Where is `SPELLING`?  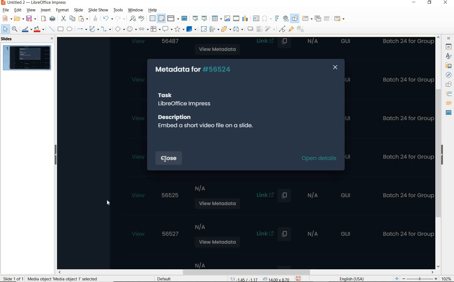 SPELLING is located at coordinates (142, 19).